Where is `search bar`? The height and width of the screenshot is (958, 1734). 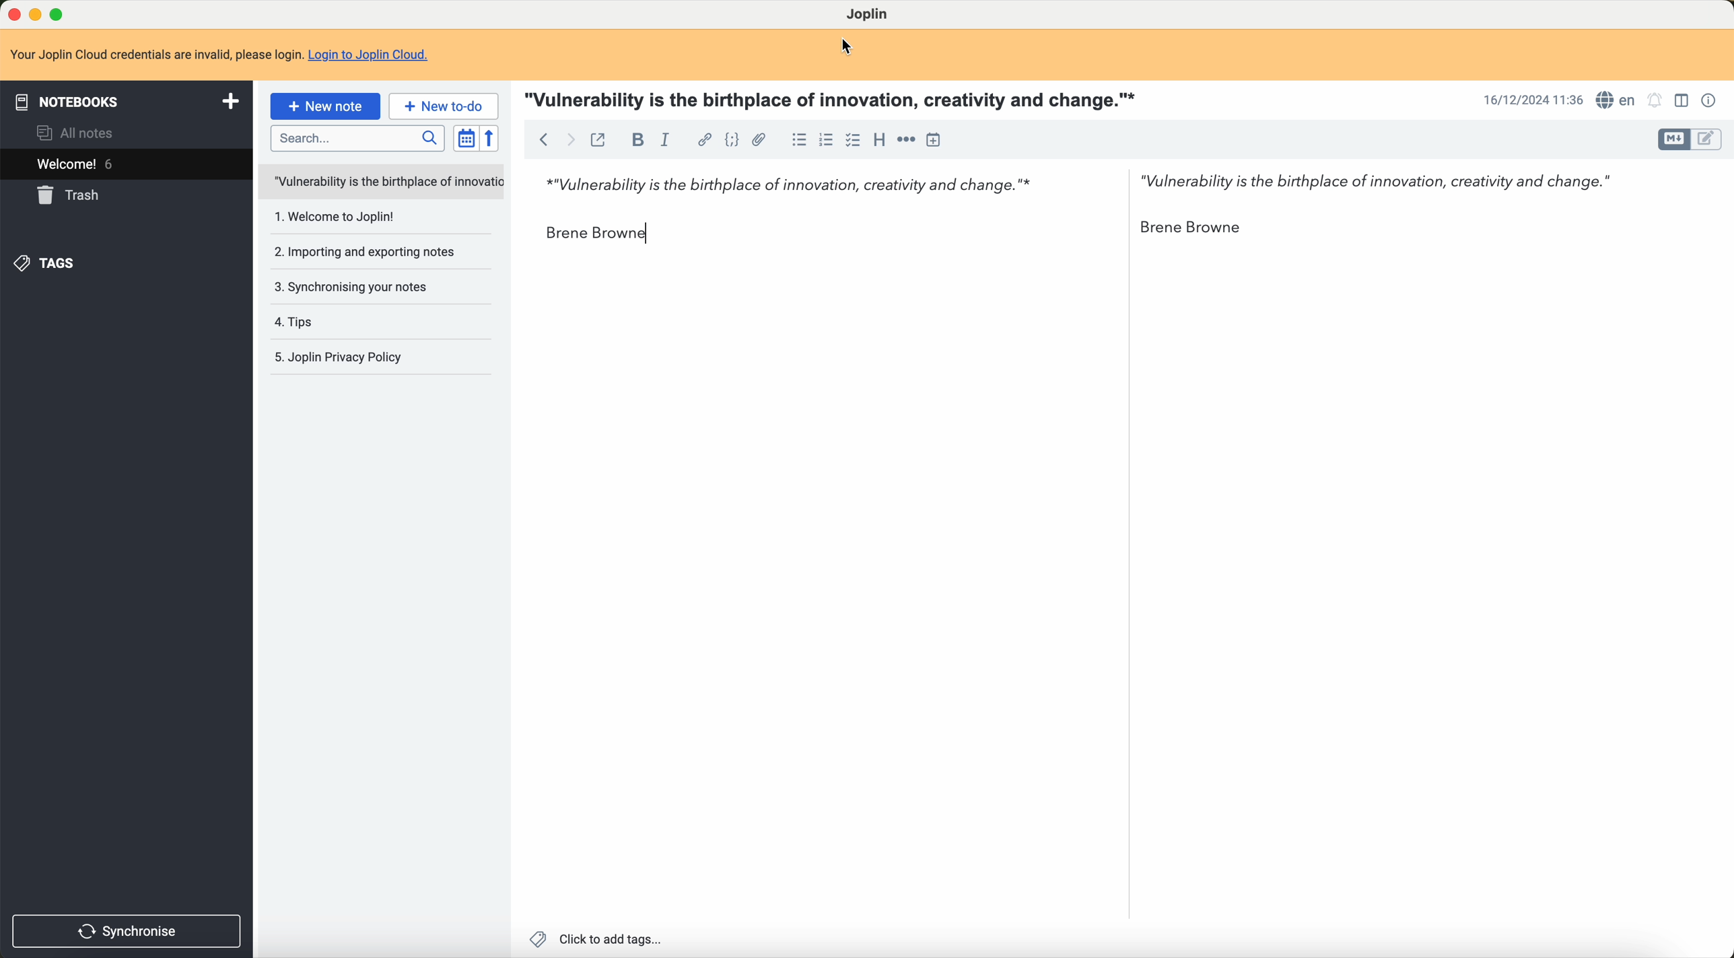
search bar is located at coordinates (354, 137).